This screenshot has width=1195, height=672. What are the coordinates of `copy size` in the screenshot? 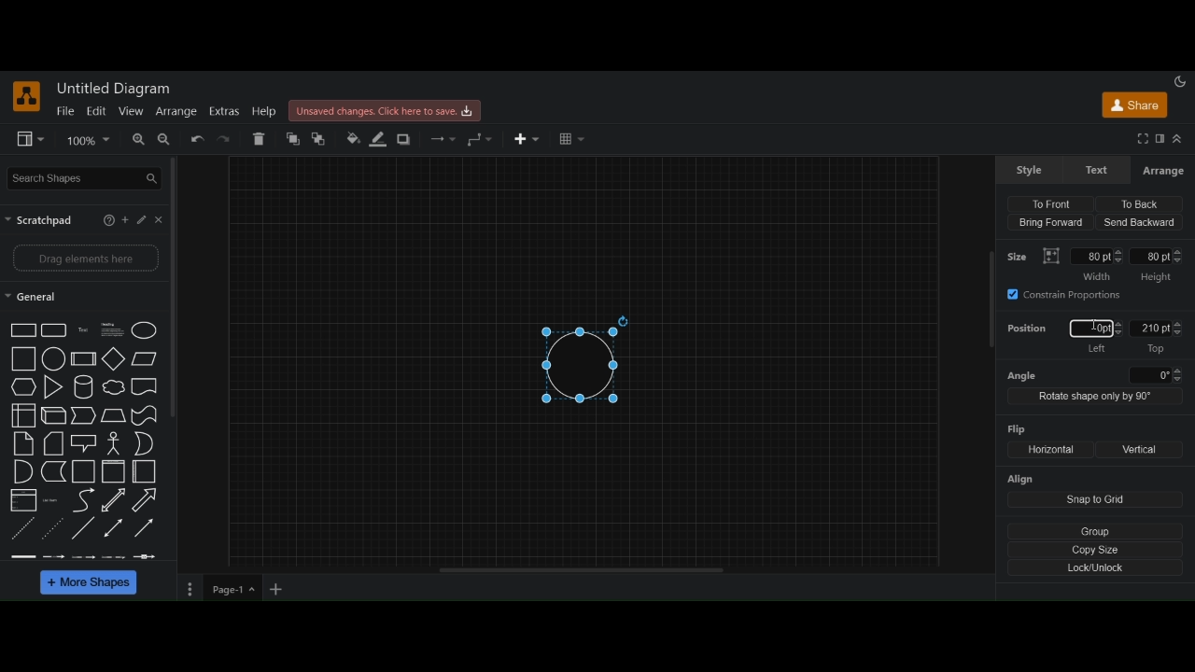 It's located at (1097, 549).